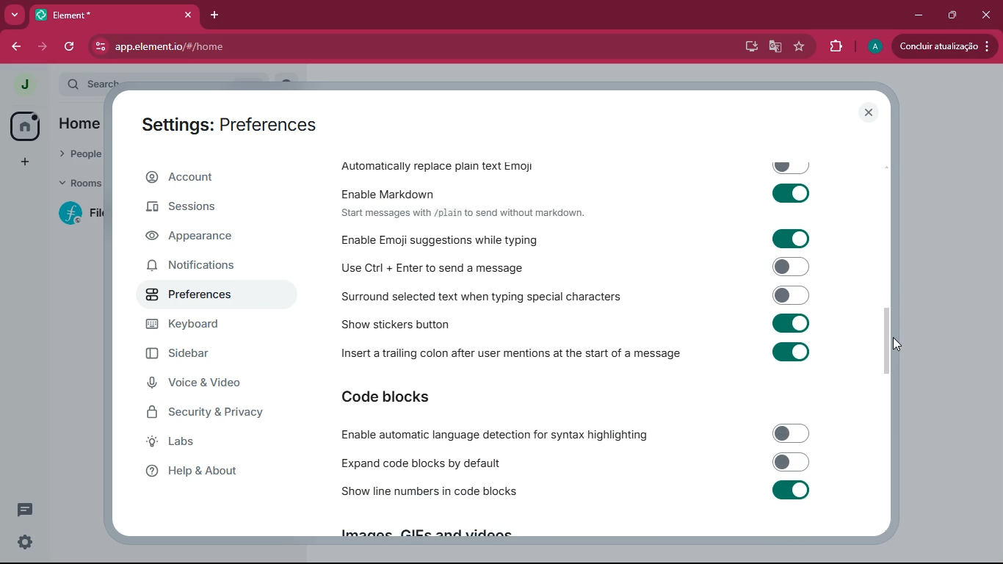  What do you see at coordinates (215, 383) in the screenshot?
I see `voice & video` at bounding box center [215, 383].